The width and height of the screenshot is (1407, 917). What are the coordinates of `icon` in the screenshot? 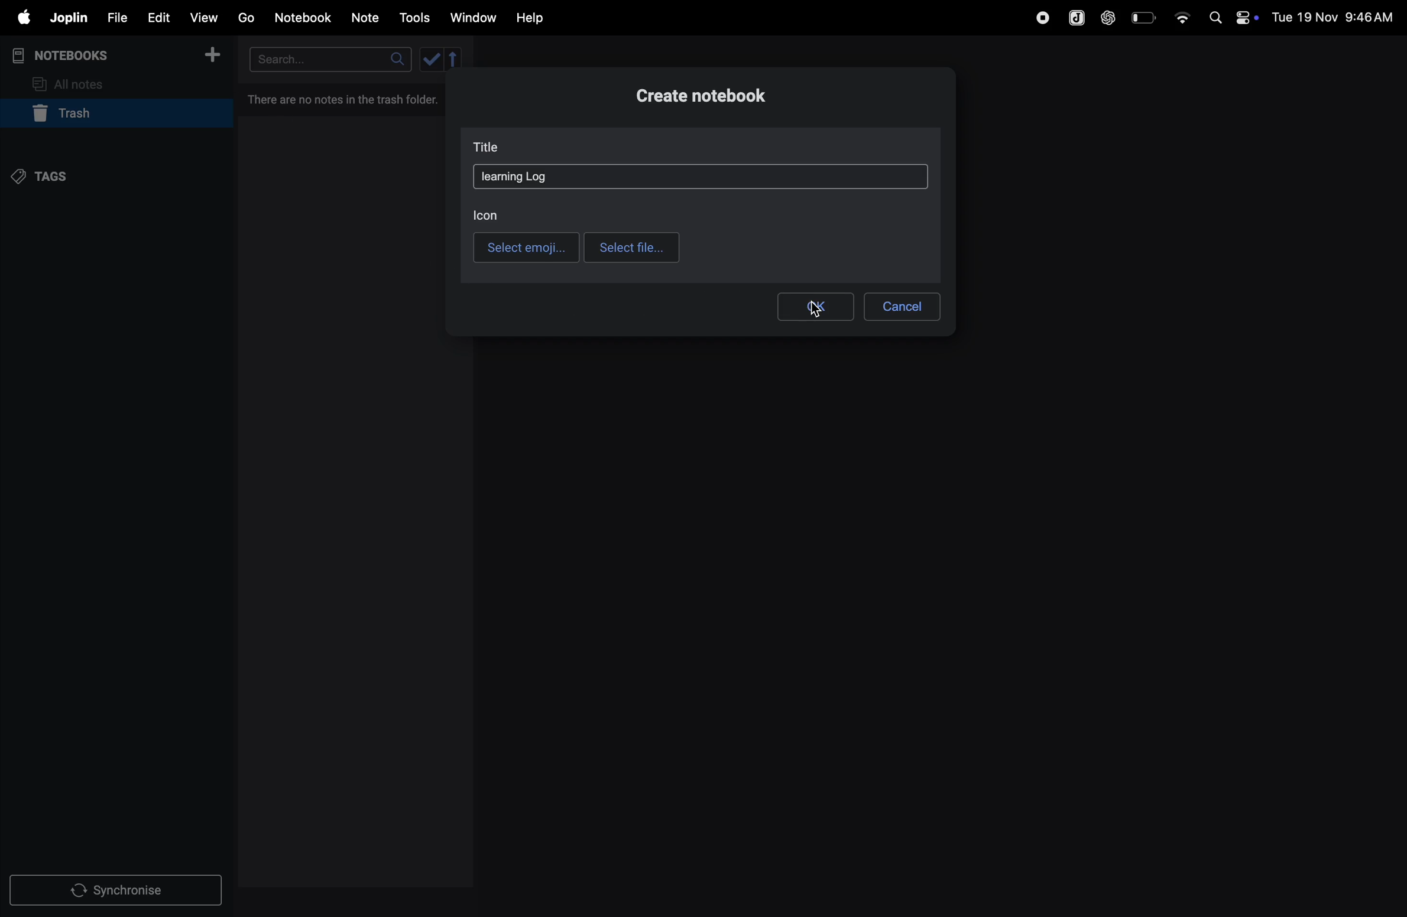 It's located at (487, 213).